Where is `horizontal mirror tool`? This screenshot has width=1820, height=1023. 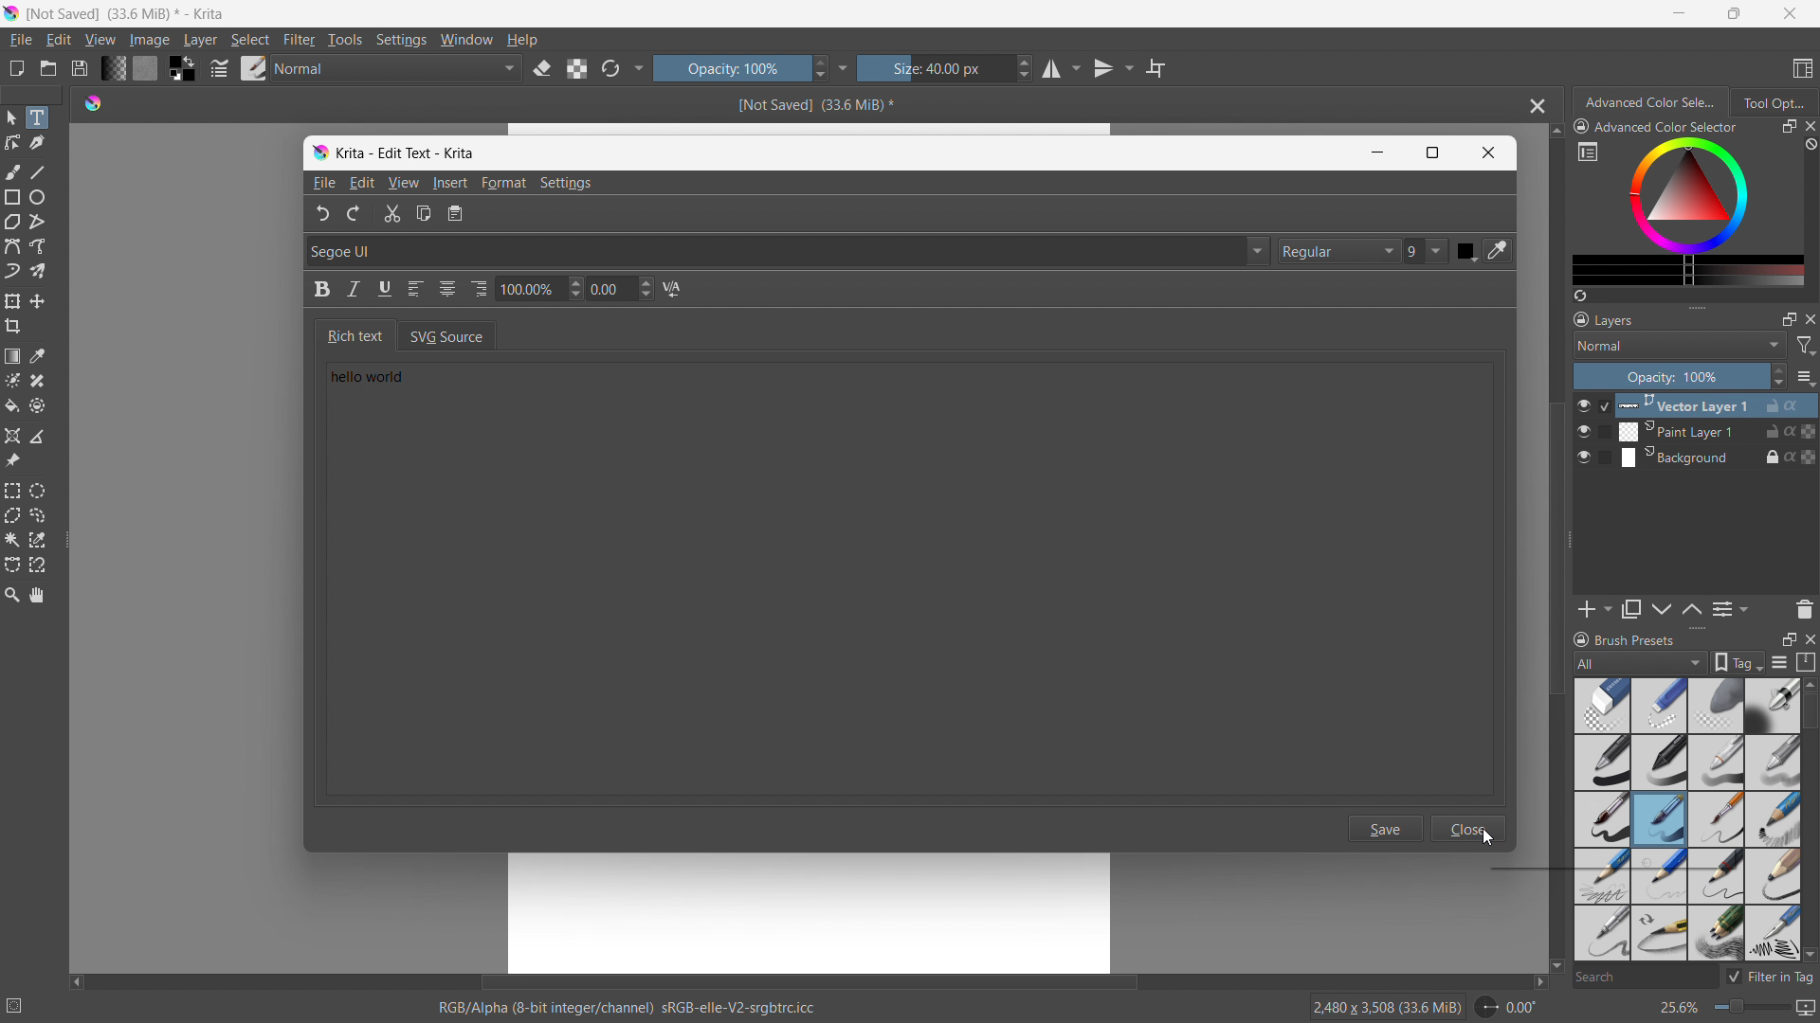 horizontal mirror tool is located at coordinates (1060, 69).